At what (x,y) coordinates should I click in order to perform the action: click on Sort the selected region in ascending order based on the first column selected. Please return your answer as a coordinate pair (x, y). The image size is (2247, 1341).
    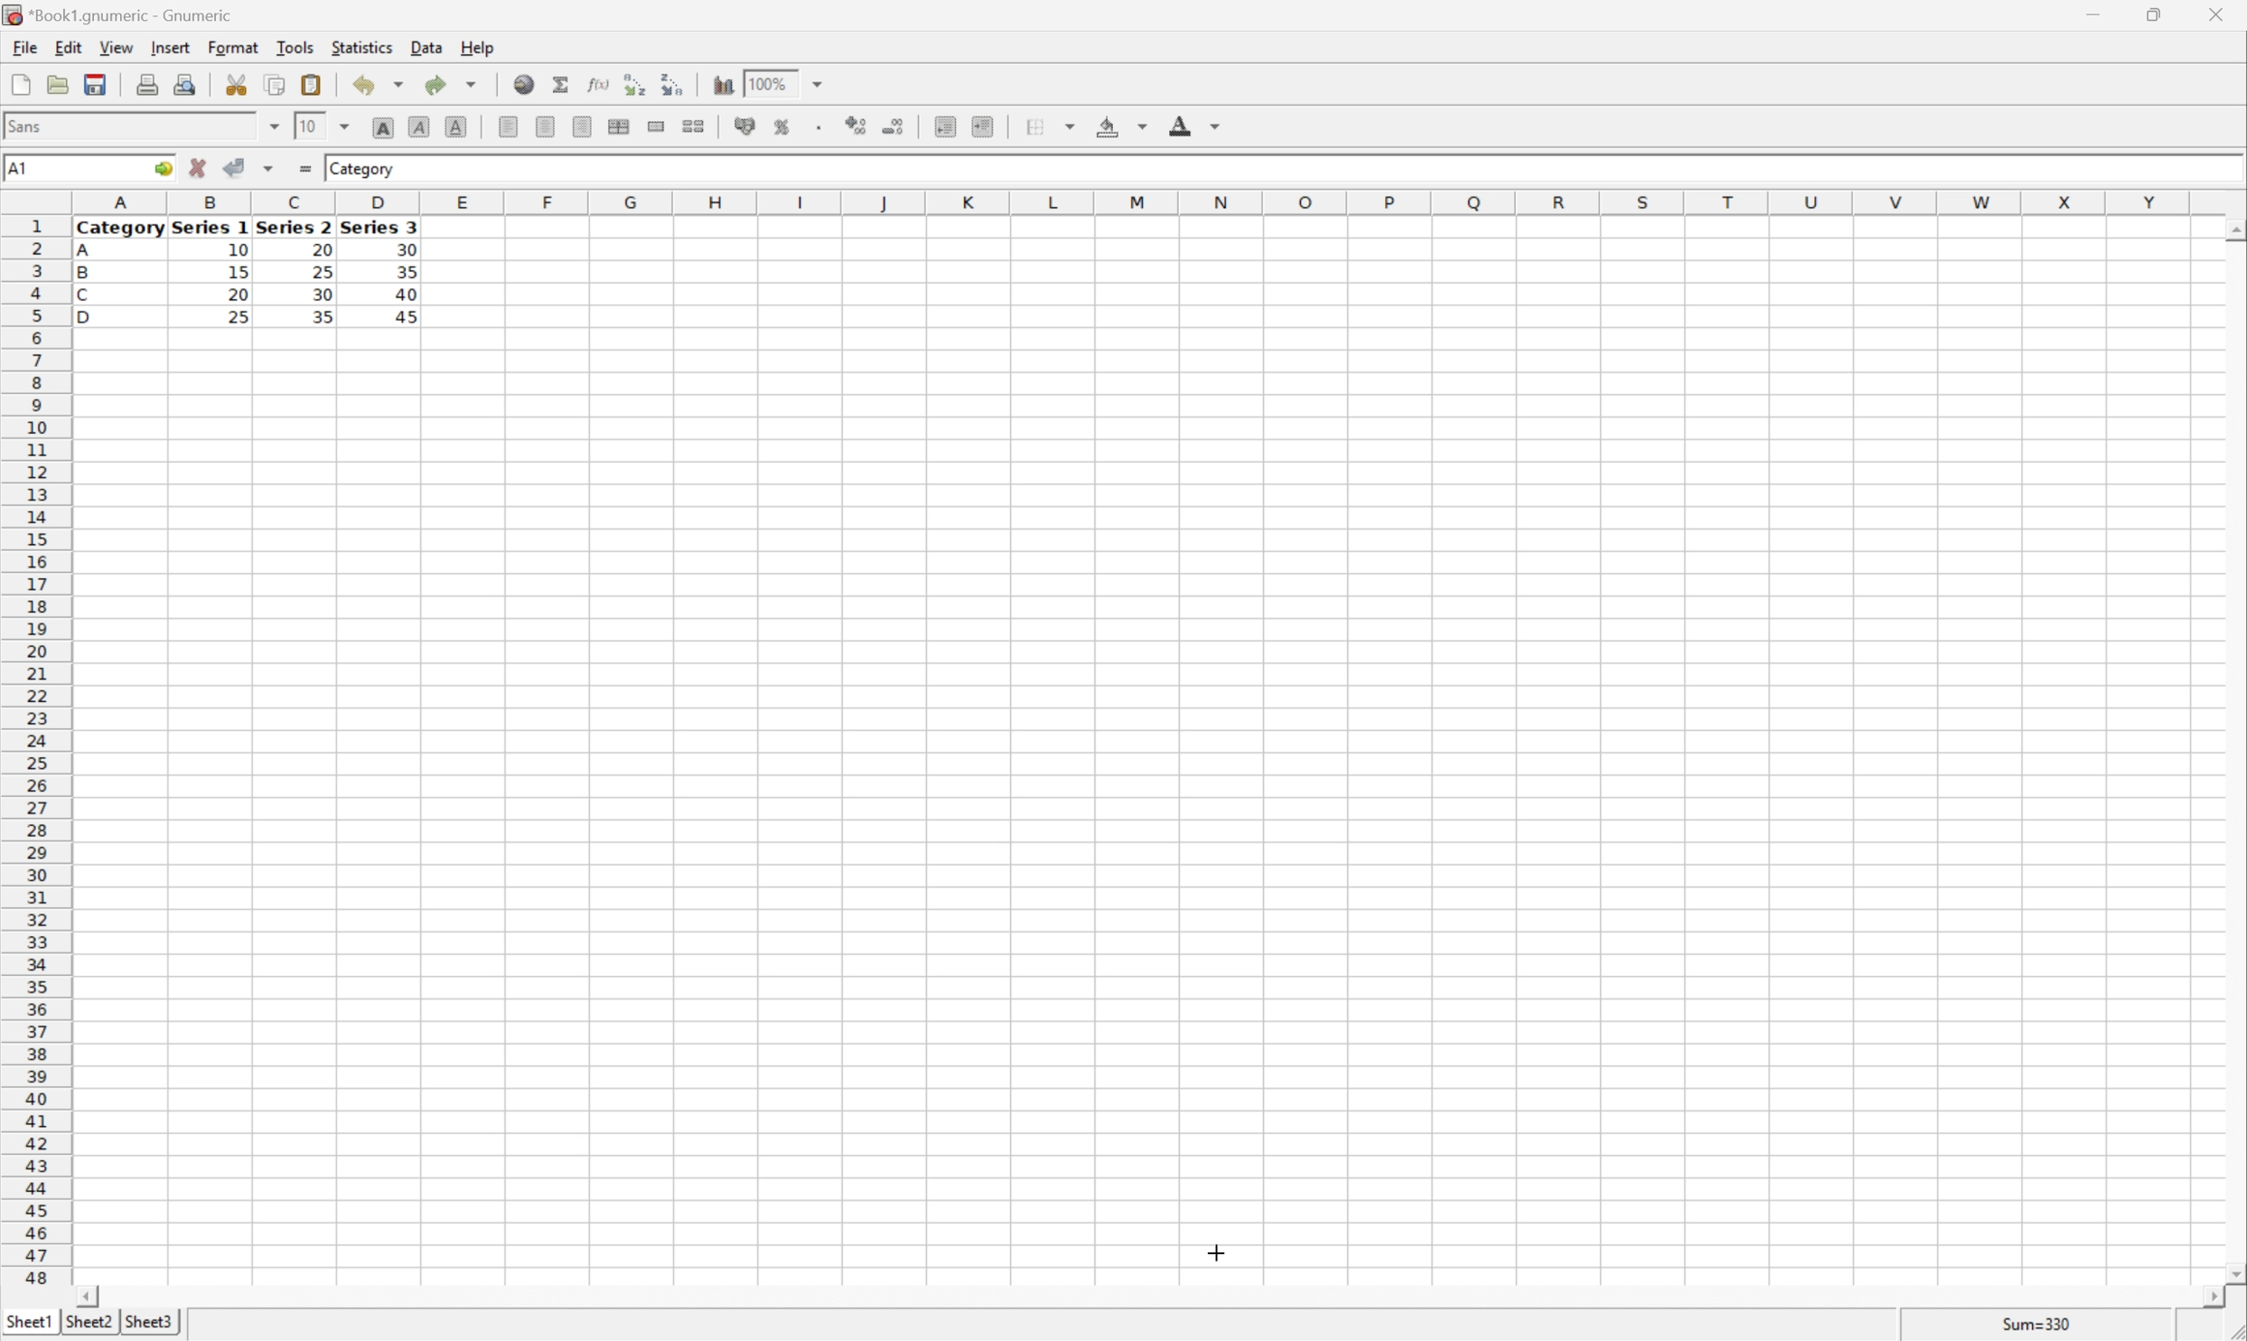
    Looking at the image, I should click on (633, 84).